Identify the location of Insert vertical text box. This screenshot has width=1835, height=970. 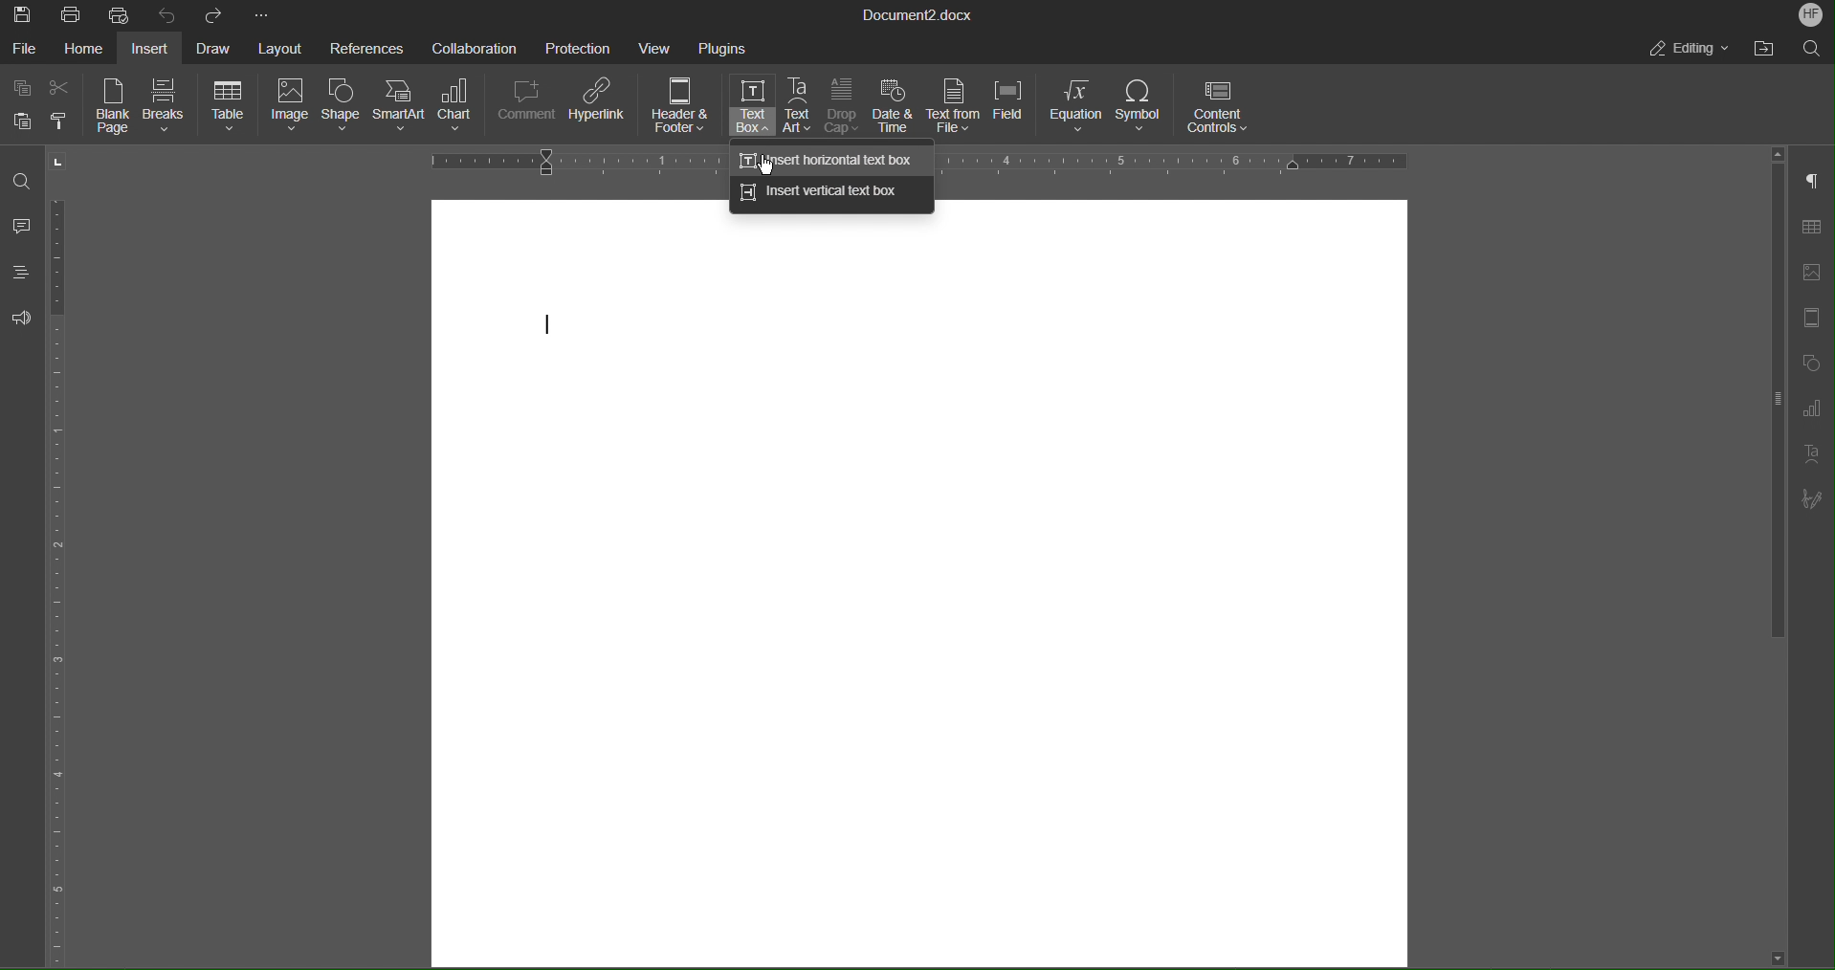
(830, 195).